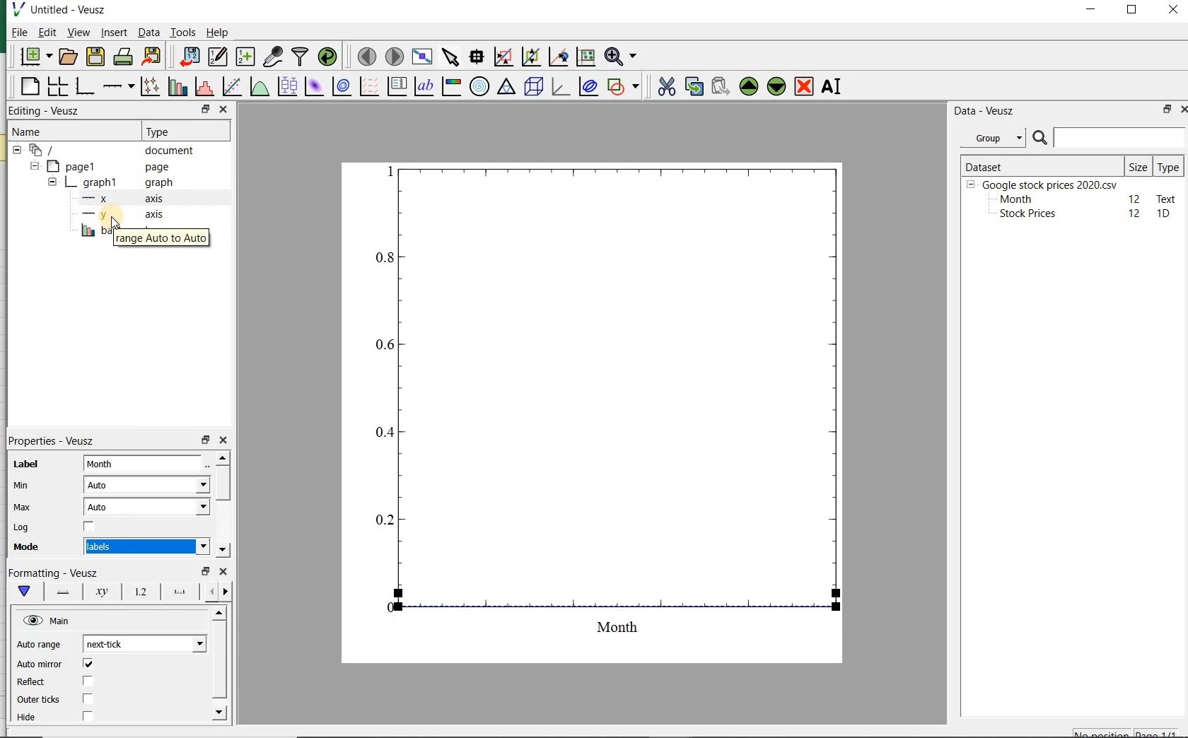  I want to click on x axis, so click(117, 199).